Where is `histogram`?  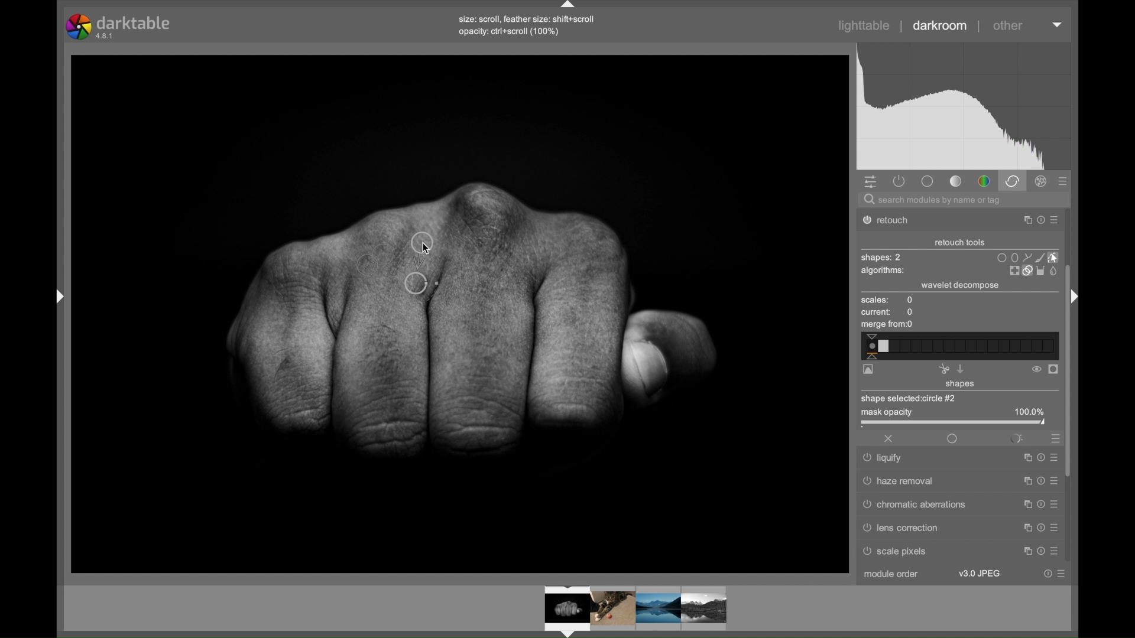 histogram is located at coordinates (964, 107).